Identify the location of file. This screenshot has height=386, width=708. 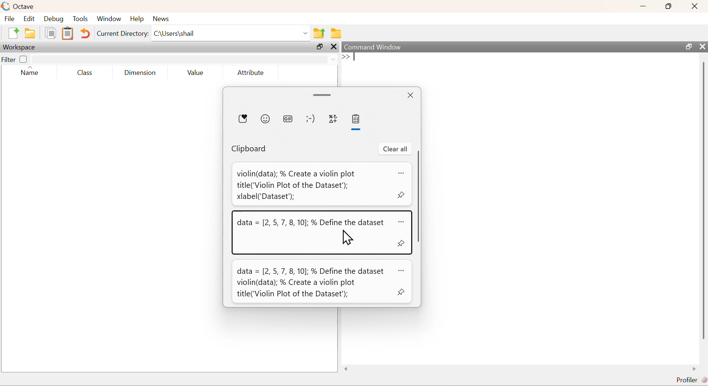
(10, 18).